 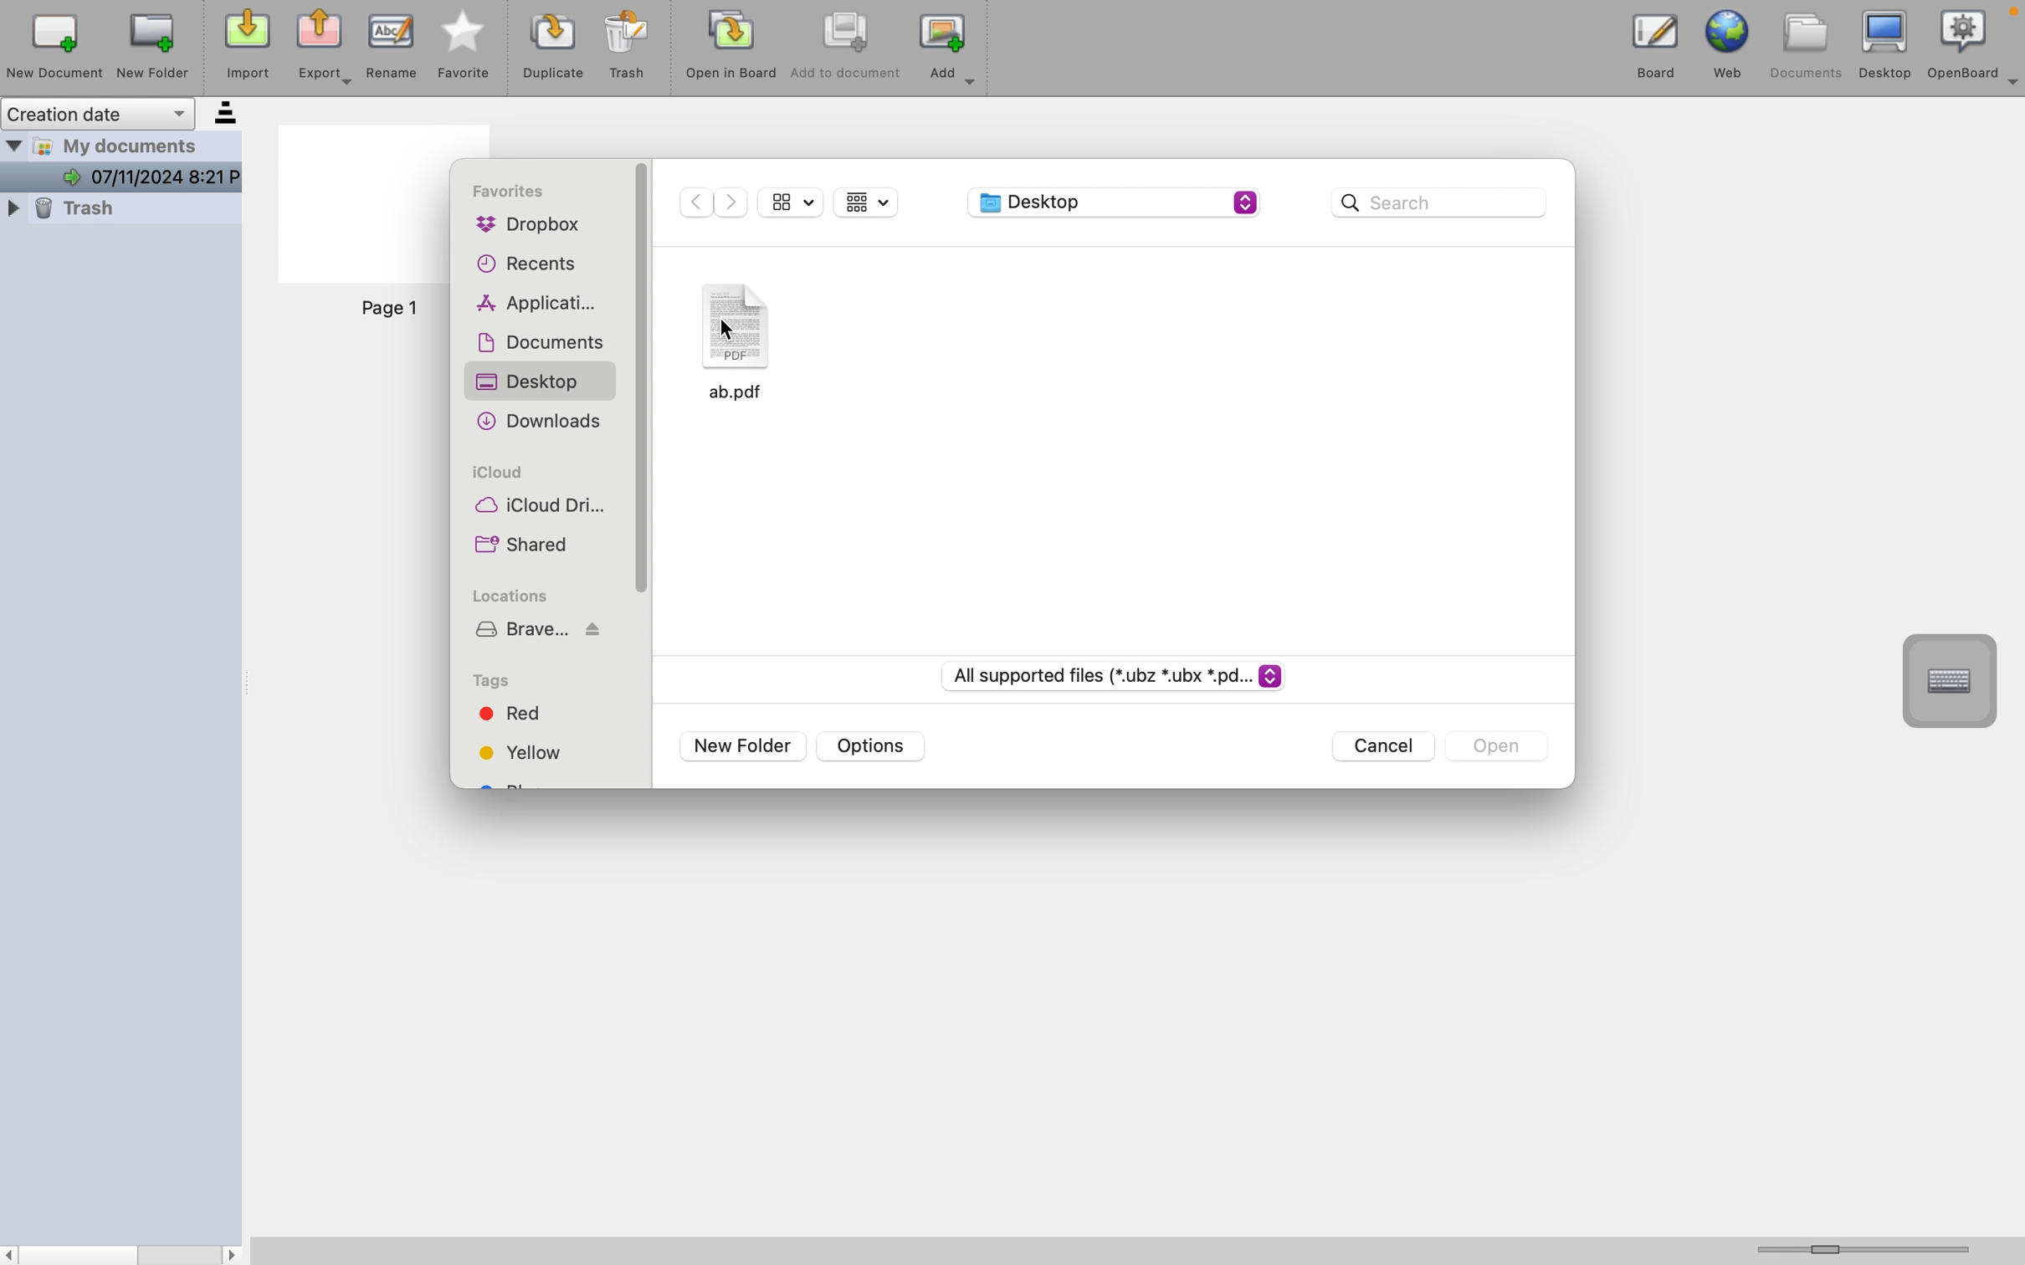 What do you see at coordinates (329, 48) in the screenshot?
I see `export` at bounding box center [329, 48].